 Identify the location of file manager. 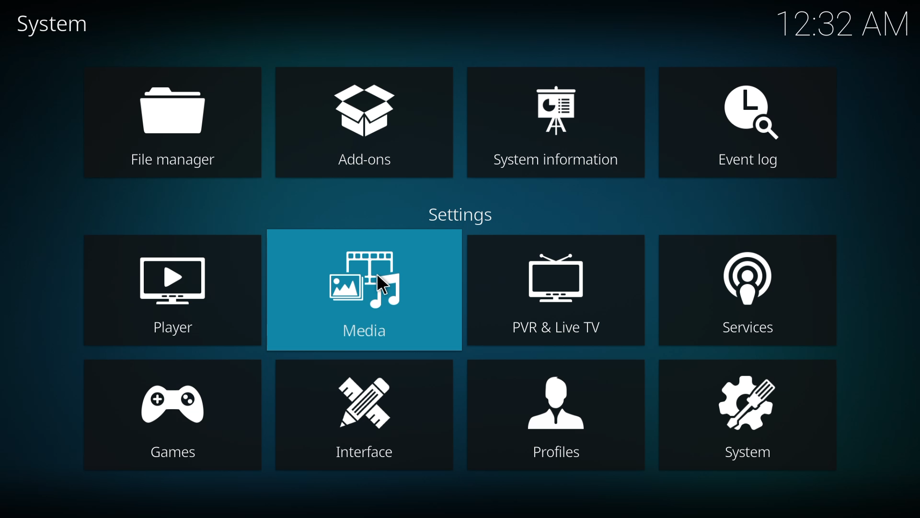
(171, 125).